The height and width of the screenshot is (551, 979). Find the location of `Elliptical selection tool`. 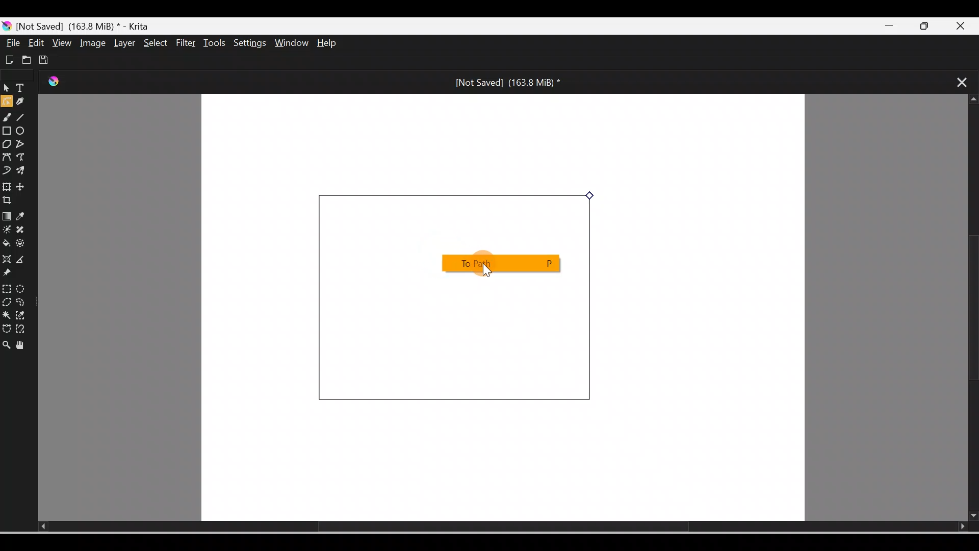

Elliptical selection tool is located at coordinates (21, 287).